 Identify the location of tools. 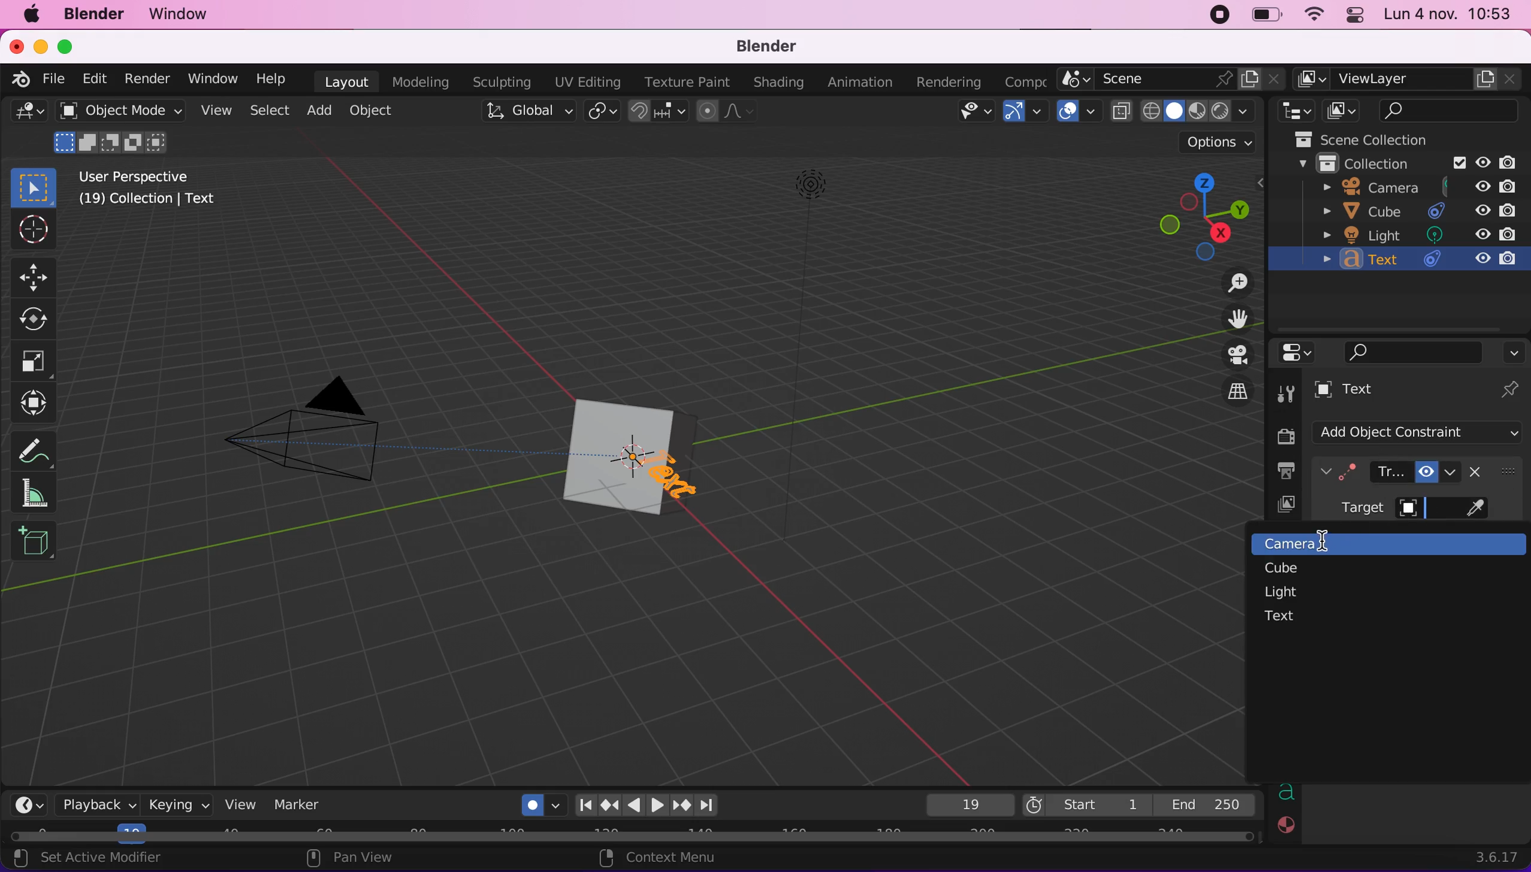
(1289, 390).